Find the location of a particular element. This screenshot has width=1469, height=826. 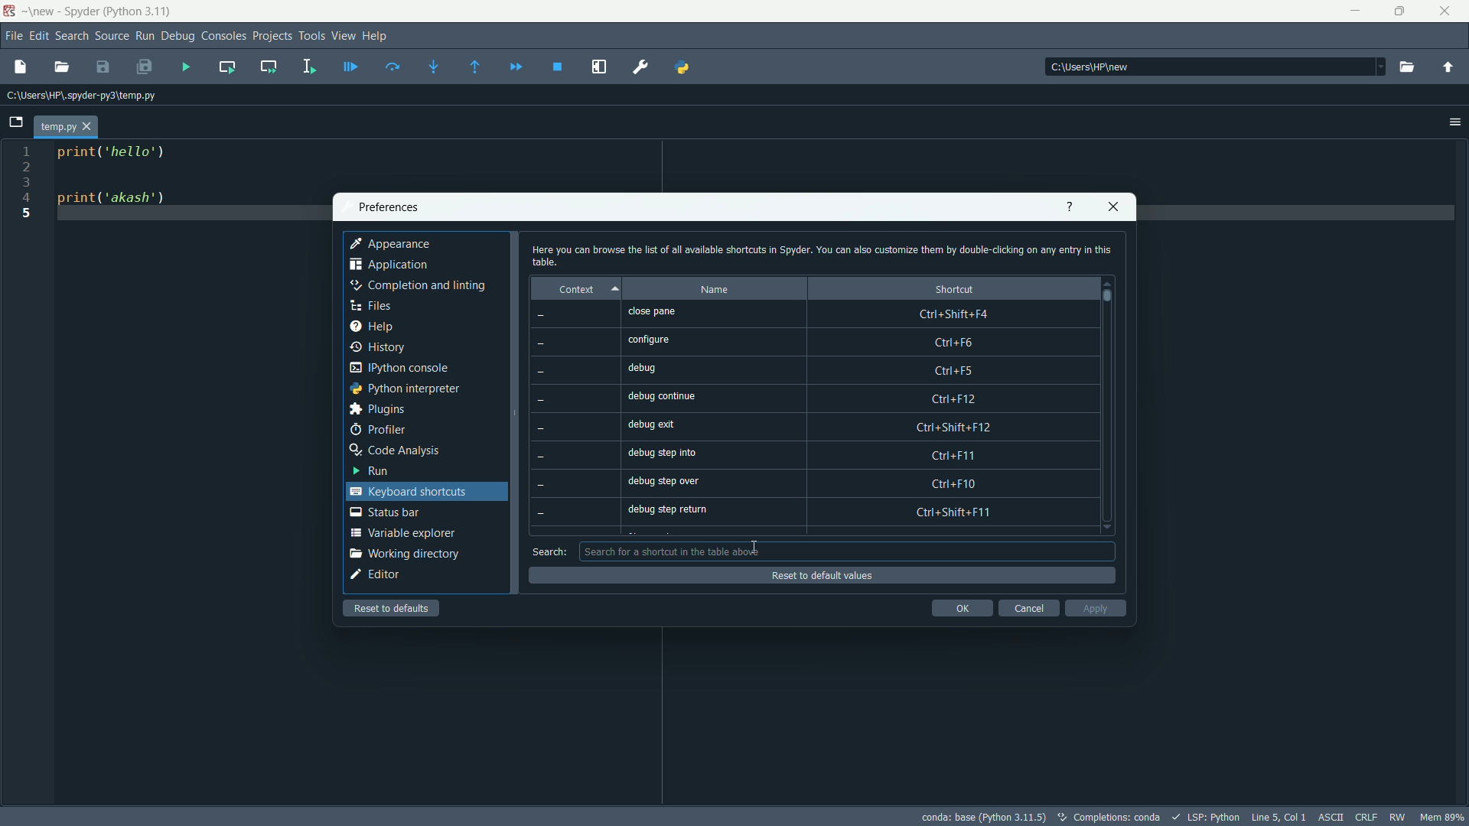

browse directory is located at coordinates (1408, 68).